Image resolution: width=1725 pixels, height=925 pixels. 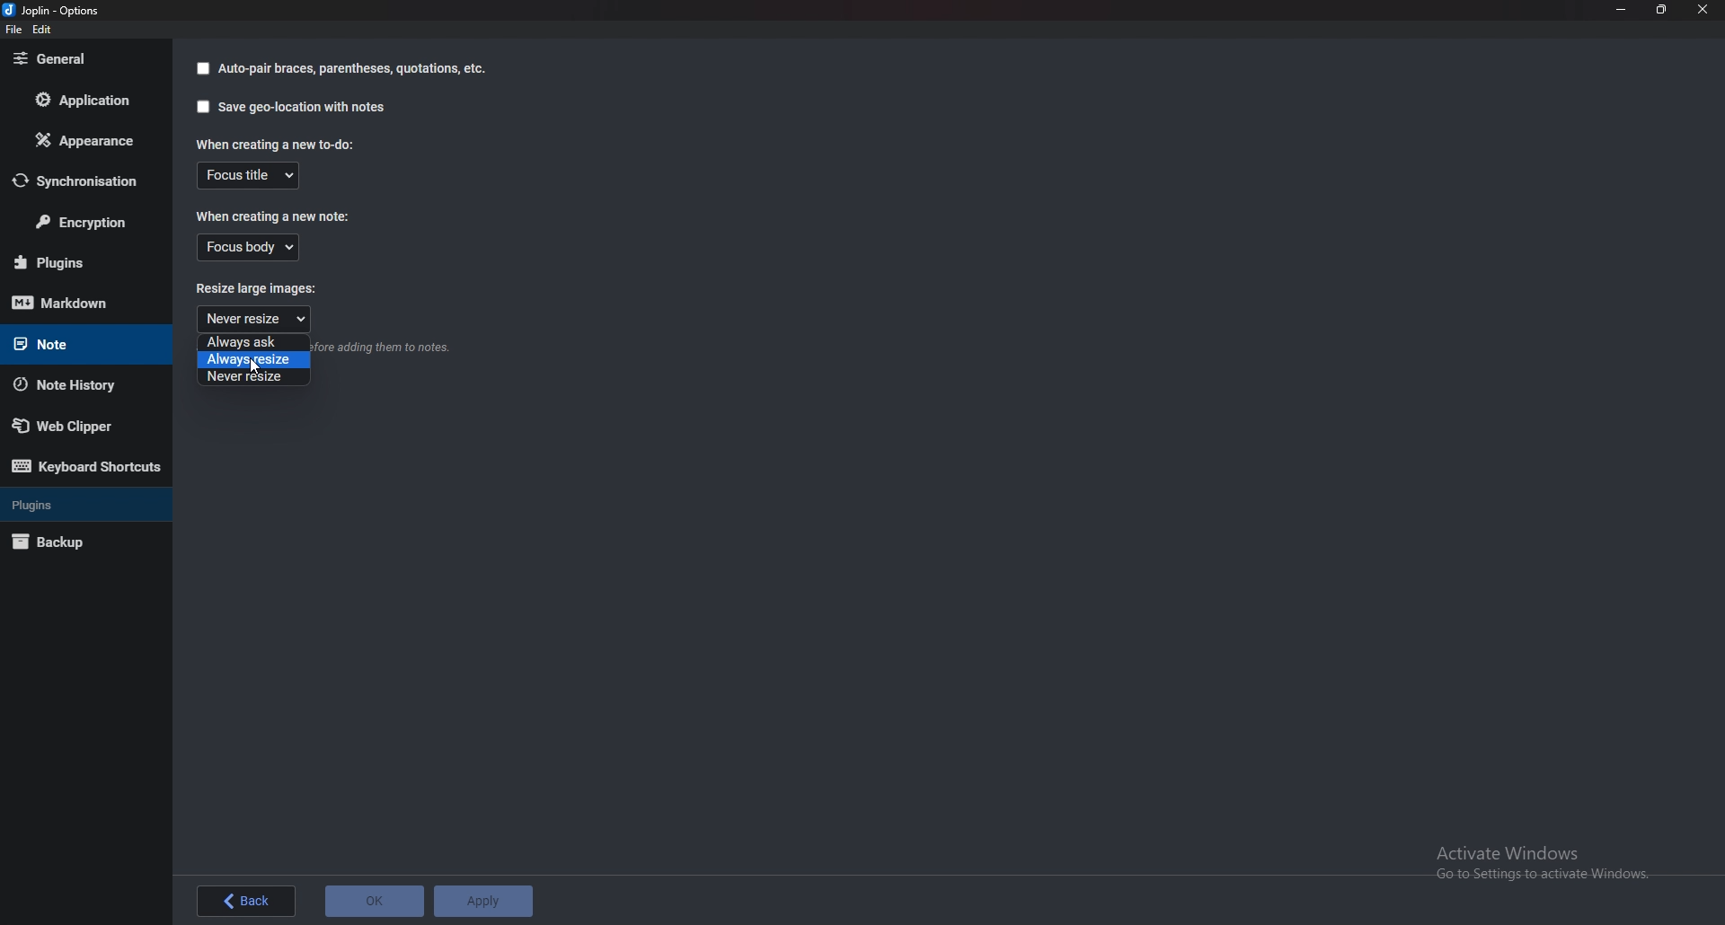 What do you see at coordinates (79, 60) in the screenshot?
I see `general` at bounding box center [79, 60].